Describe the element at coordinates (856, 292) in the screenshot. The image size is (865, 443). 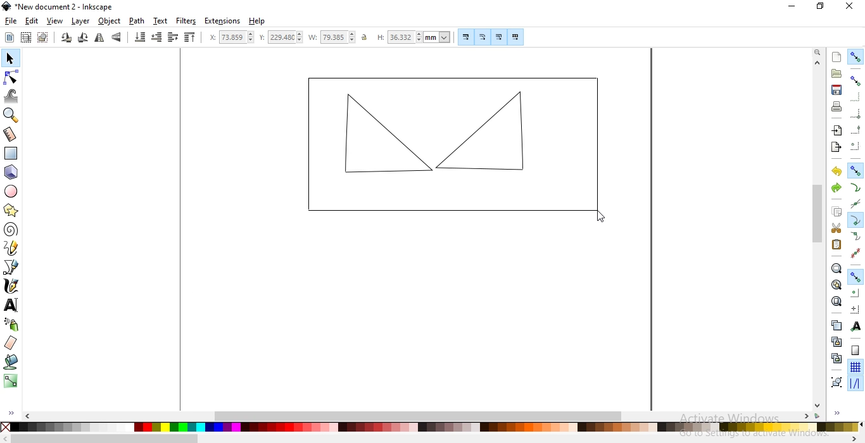
I see `snap centers of objects` at that location.